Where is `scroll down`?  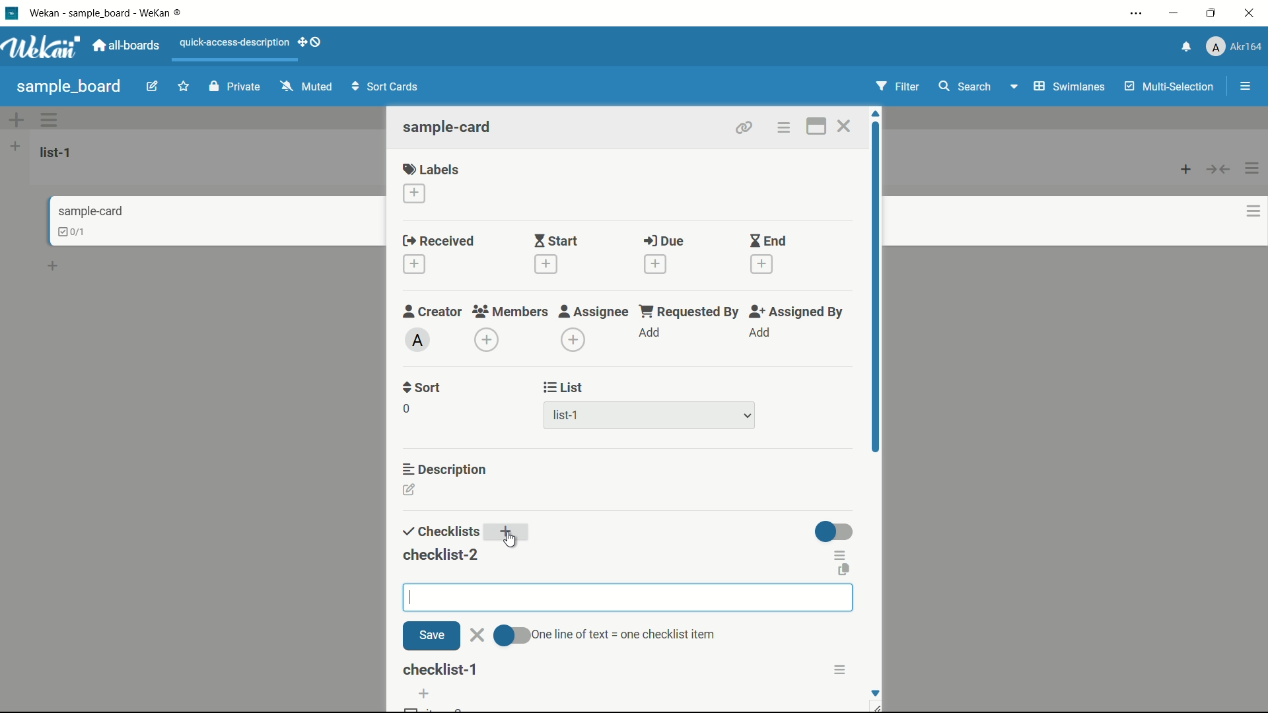 scroll down is located at coordinates (874, 693).